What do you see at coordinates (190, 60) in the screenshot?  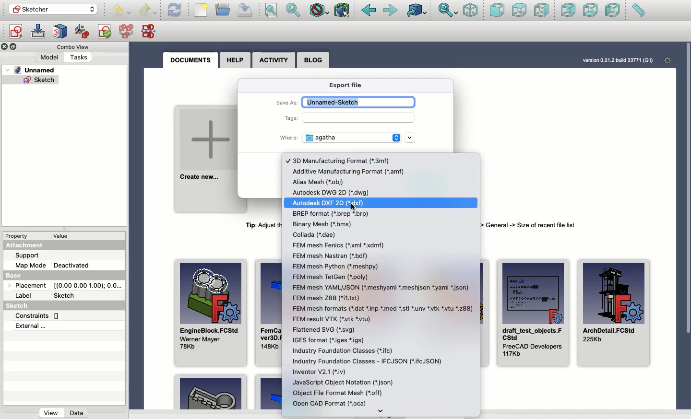 I see `Documents` at bounding box center [190, 60].